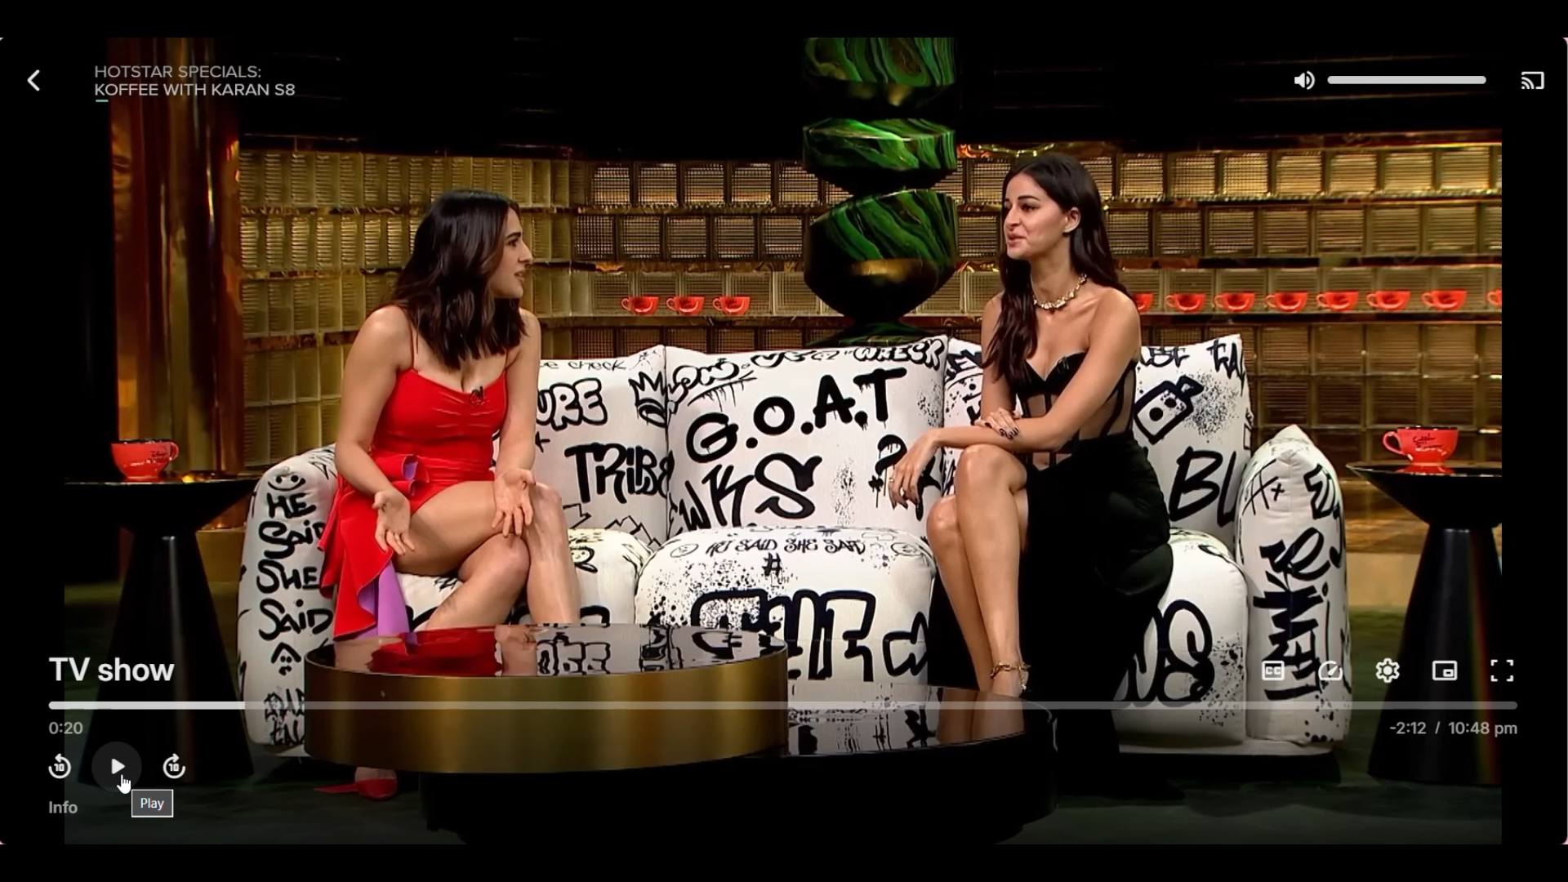 This screenshot has height=882, width=1568. Describe the element at coordinates (152, 804) in the screenshot. I see `Description of current selection` at that location.